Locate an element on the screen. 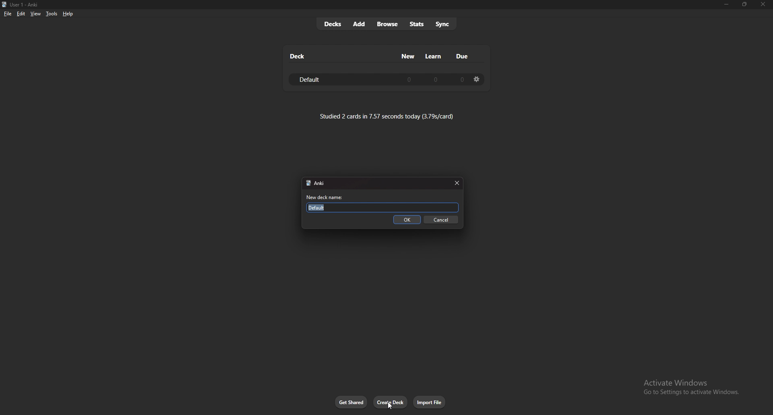  close is located at coordinates (456, 183).